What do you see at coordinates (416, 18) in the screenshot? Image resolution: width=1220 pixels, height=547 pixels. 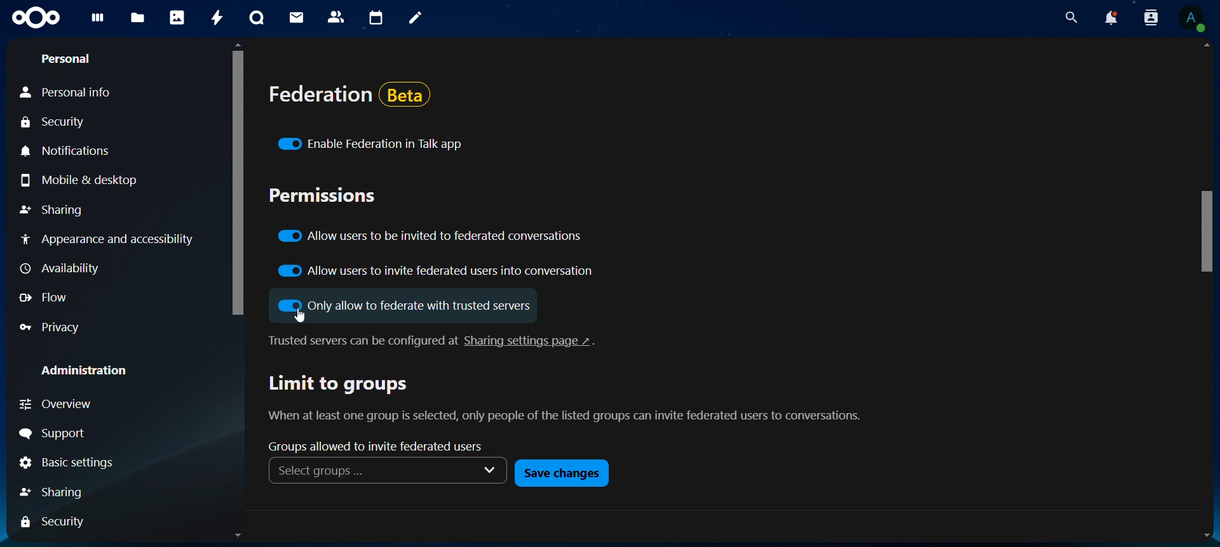 I see `notes` at bounding box center [416, 18].